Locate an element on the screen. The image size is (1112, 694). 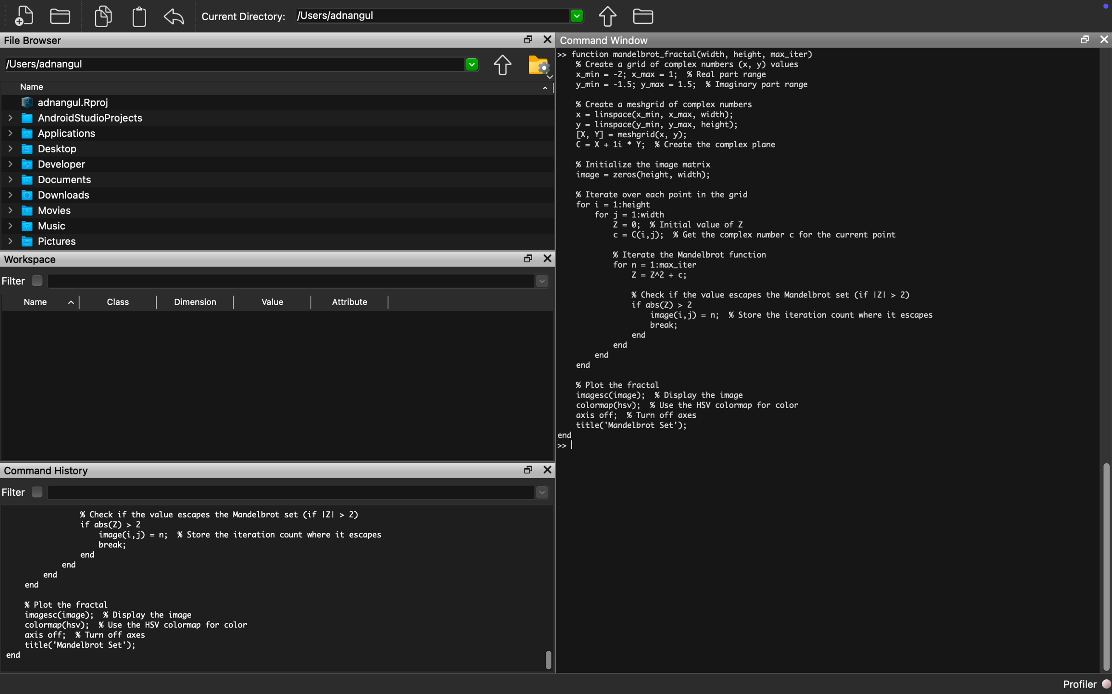
Dropdown is located at coordinates (300, 492).